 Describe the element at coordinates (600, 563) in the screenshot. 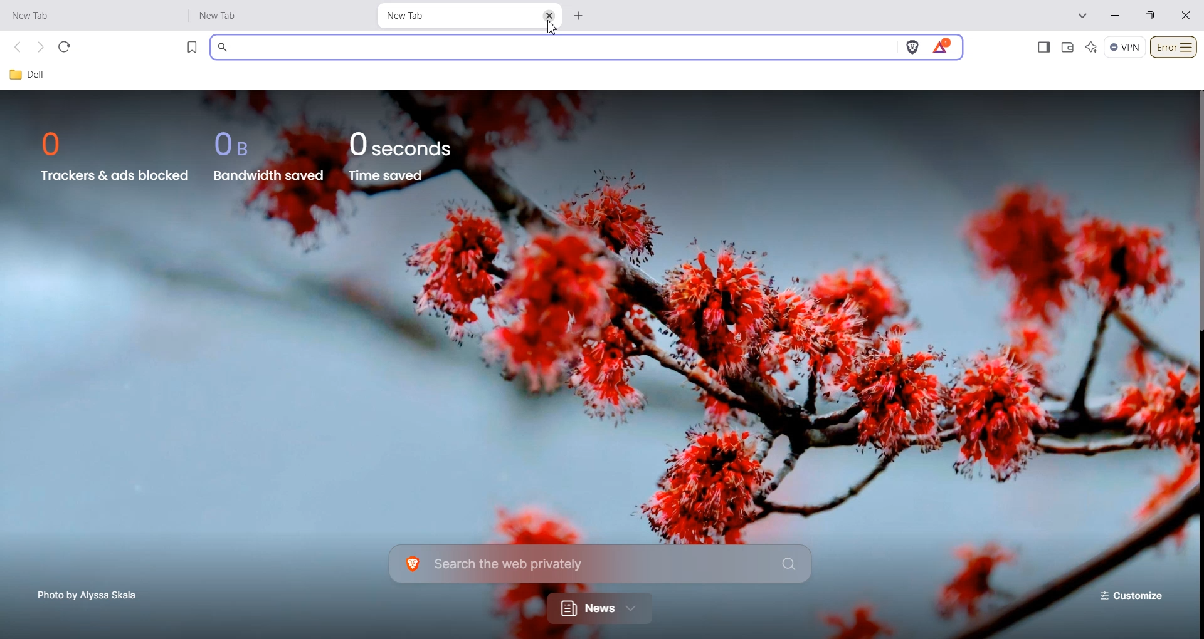

I see `Search Bar` at that location.